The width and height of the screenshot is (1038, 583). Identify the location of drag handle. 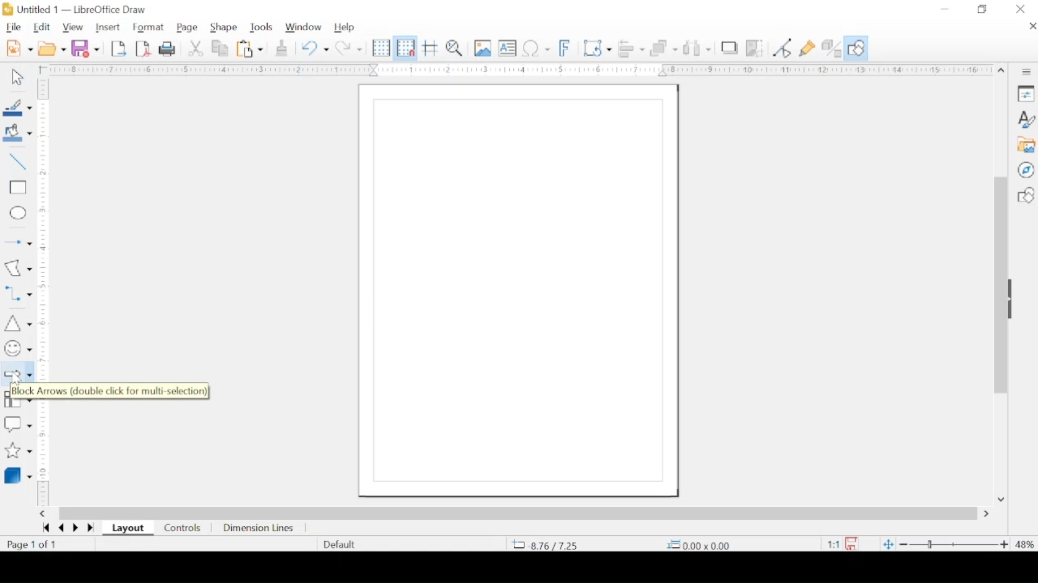
(1013, 299).